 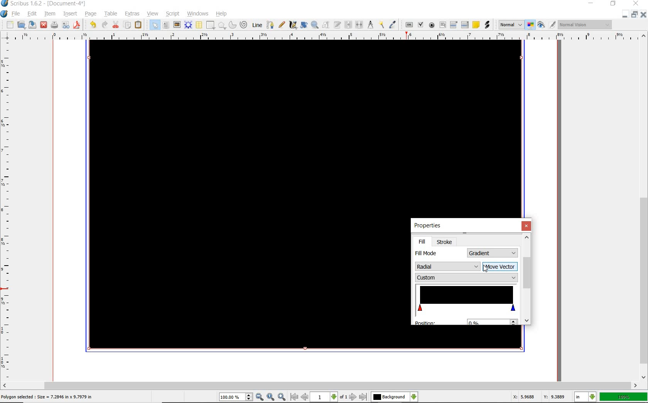 What do you see at coordinates (305, 397) in the screenshot?
I see `go to previous page` at bounding box center [305, 397].